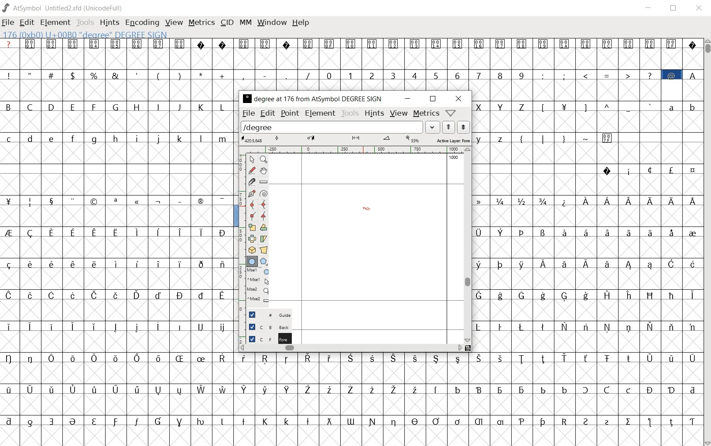 Image resolution: width=711 pixels, height=446 pixels. Describe the element at coordinates (120, 325) in the screenshot. I see `special letters` at that location.